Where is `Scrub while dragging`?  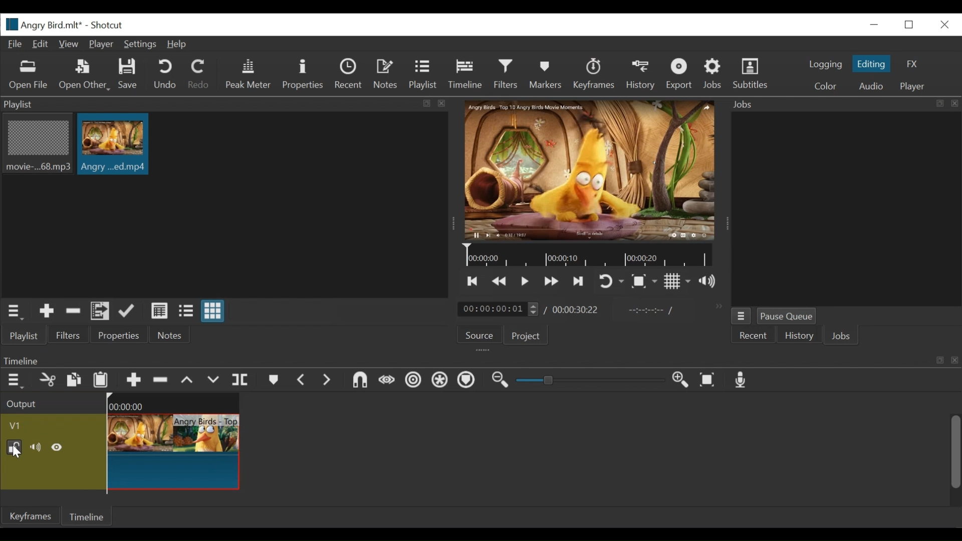 Scrub while dragging is located at coordinates (386, 382).